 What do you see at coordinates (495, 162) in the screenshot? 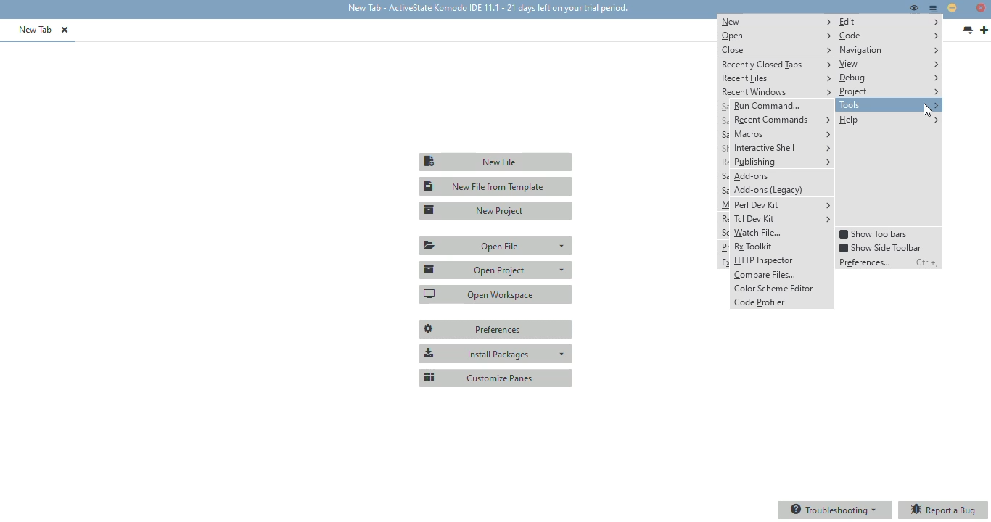
I see `new file` at bounding box center [495, 162].